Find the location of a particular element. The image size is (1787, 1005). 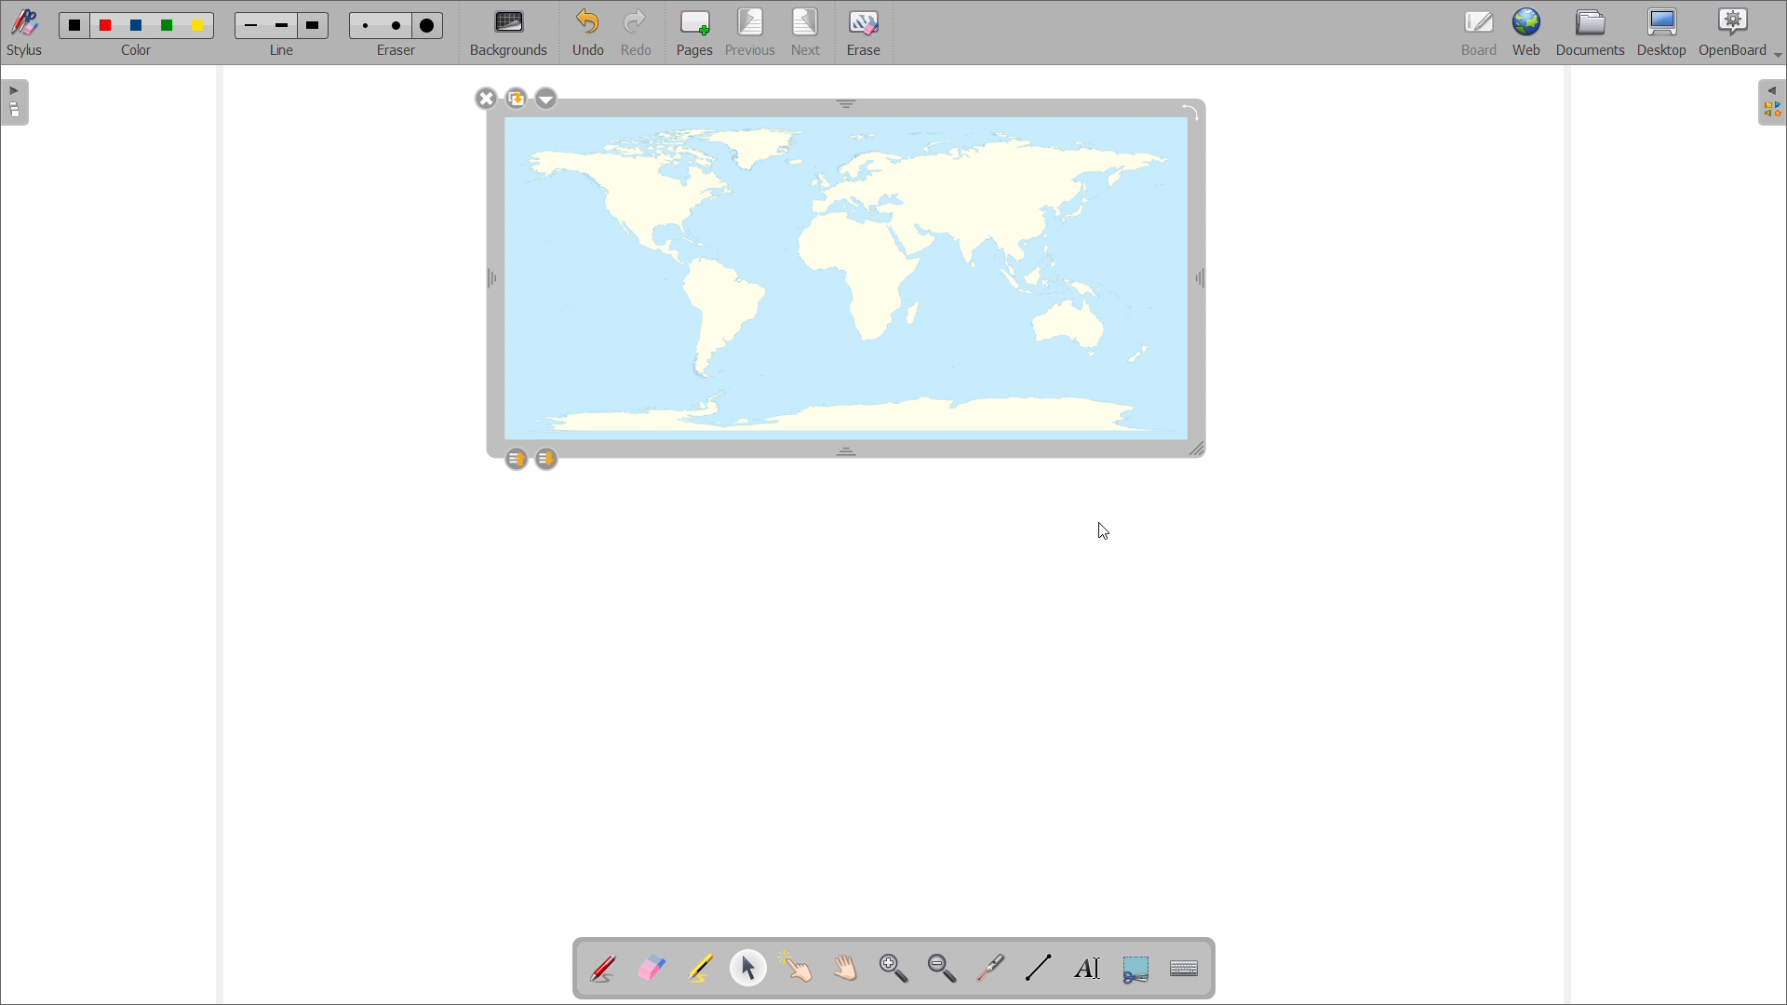

virtual laser pointer is located at coordinates (991, 968).